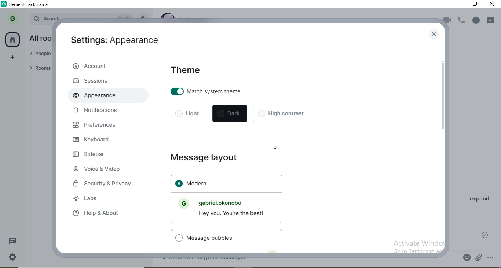 This screenshot has height=268, width=501. I want to click on keyboard, so click(94, 141).